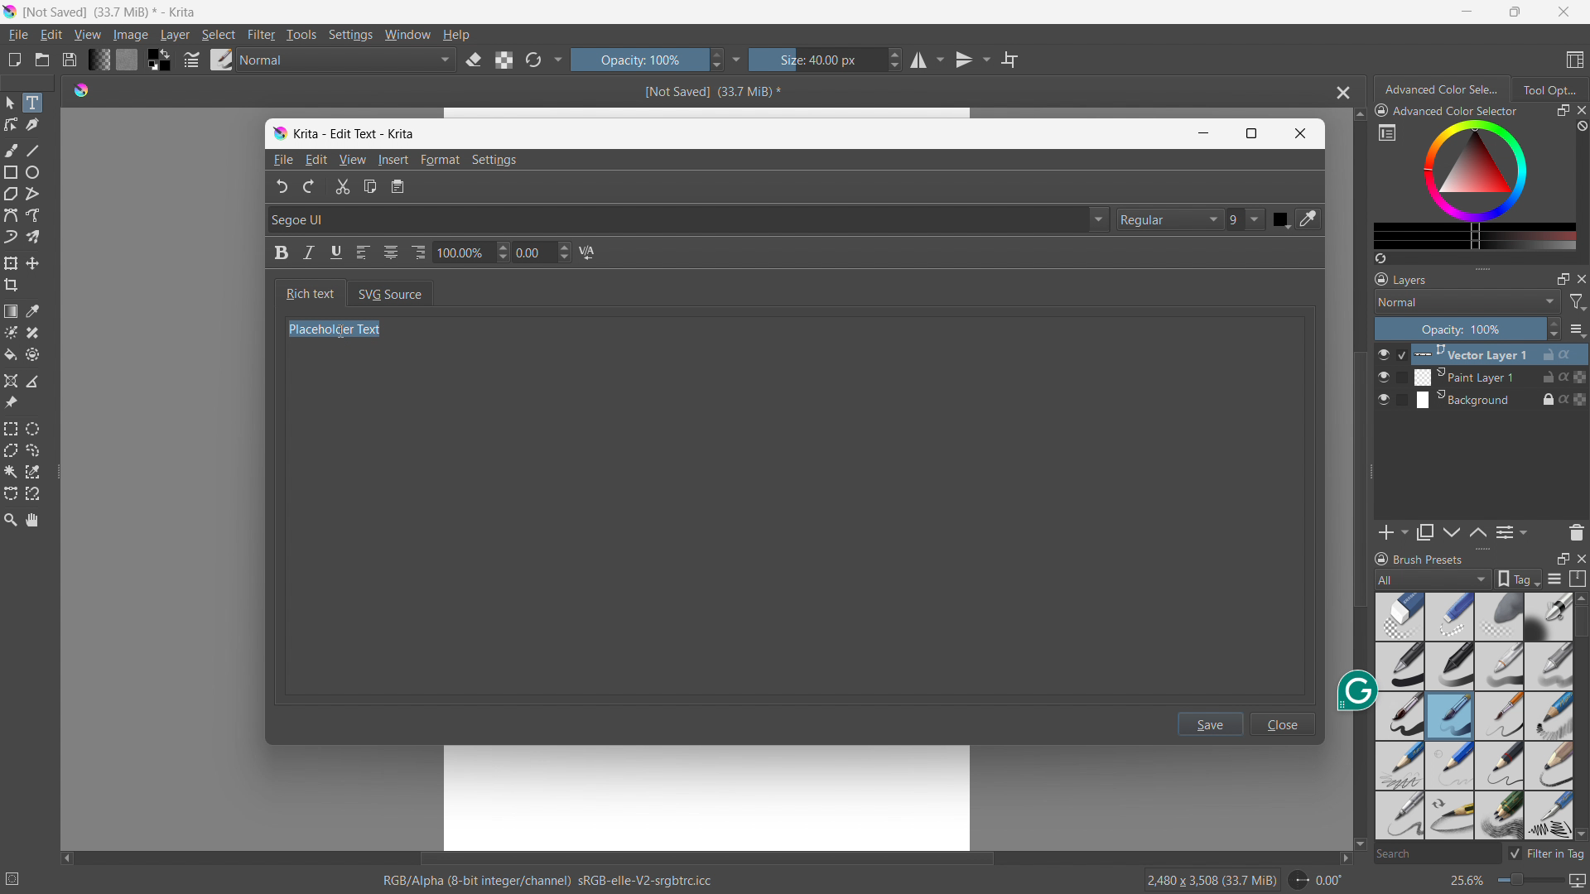 The height and width of the screenshot is (894, 1590). Describe the element at coordinates (1340, 858) in the screenshot. I see `scroll right` at that location.